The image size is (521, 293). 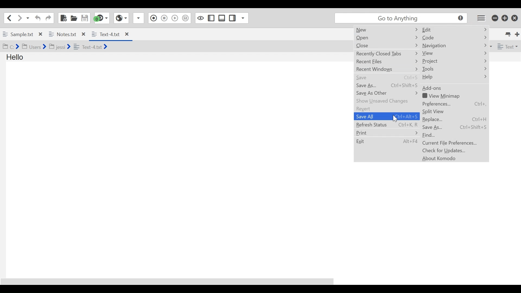 What do you see at coordinates (508, 46) in the screenshot?
I see `File Type` at bounding box center [508, 46].